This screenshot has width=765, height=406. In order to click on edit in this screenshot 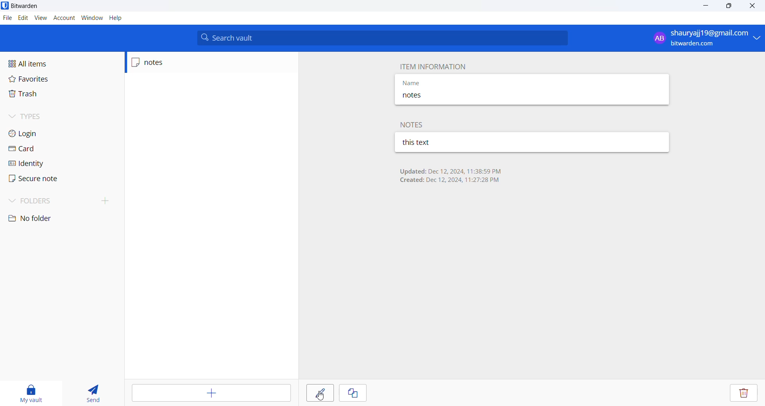, I will do `click(23, 18)`.